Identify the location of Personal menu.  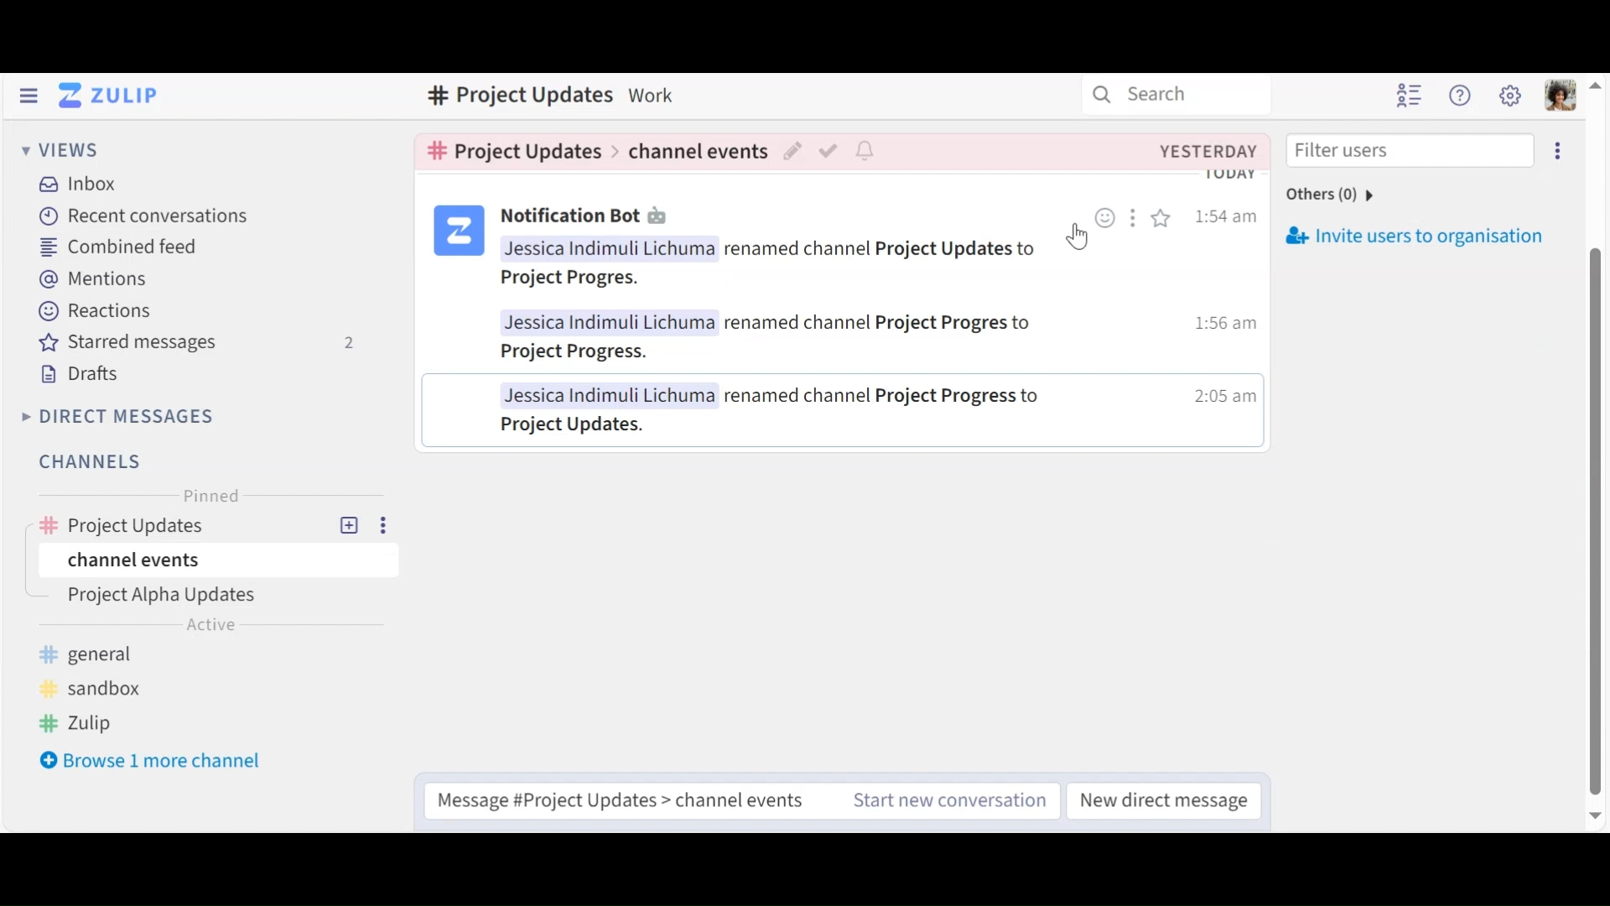
(1559, 97).